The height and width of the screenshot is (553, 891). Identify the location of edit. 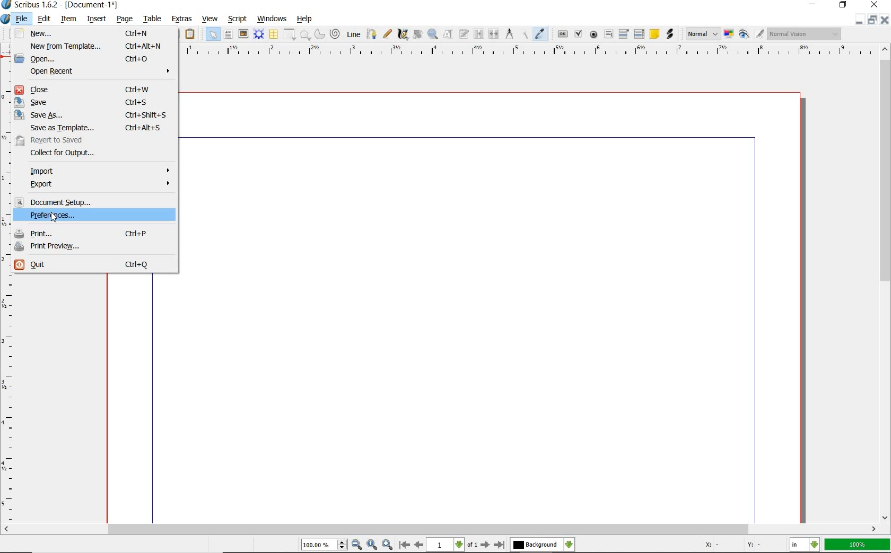
(45, 19).